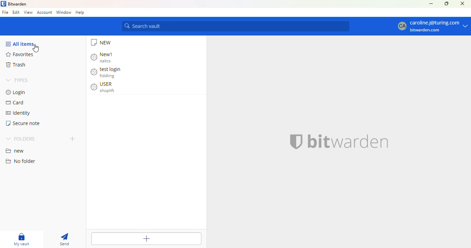  What do you see at coordinates (16, 12) in the screenshot?
I see `edit` at bounding box center [16, 12].